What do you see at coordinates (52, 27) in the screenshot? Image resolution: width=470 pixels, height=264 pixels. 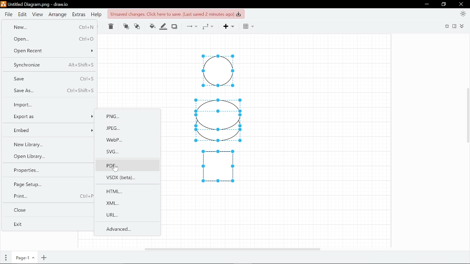 I see `New` at bounding box center [52, 27].